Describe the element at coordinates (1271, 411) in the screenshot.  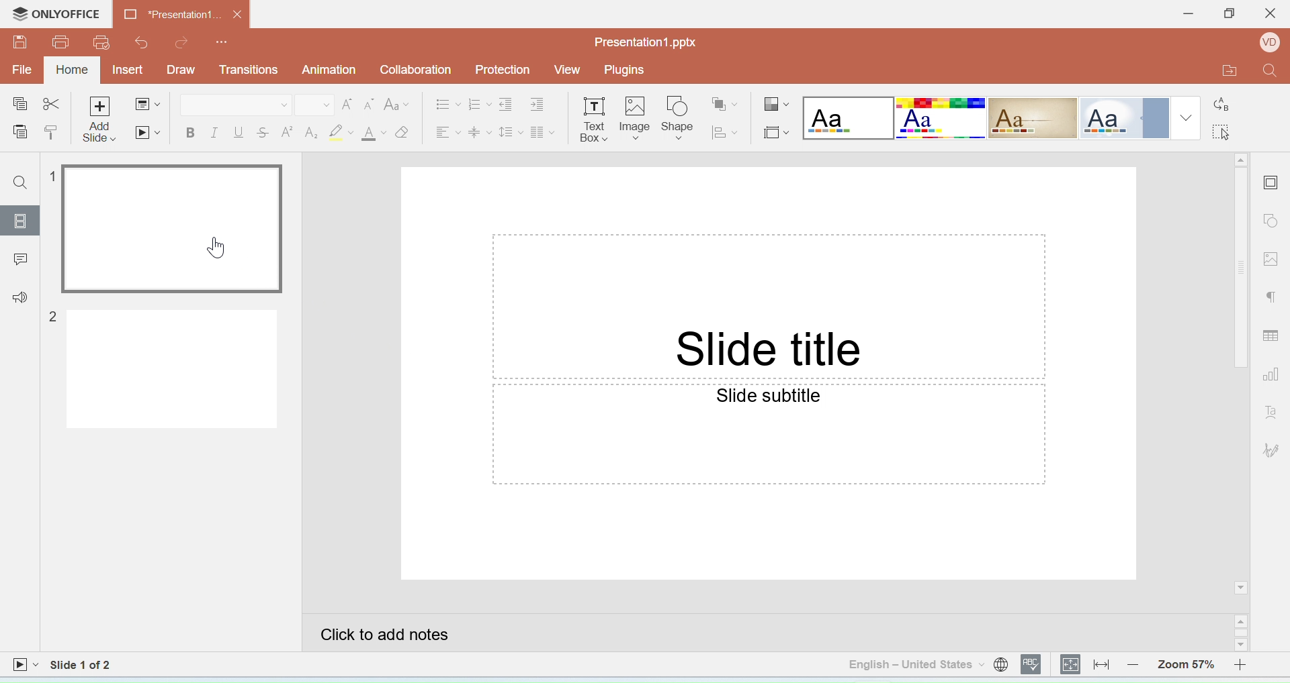
I see `Text art settings` at that location.